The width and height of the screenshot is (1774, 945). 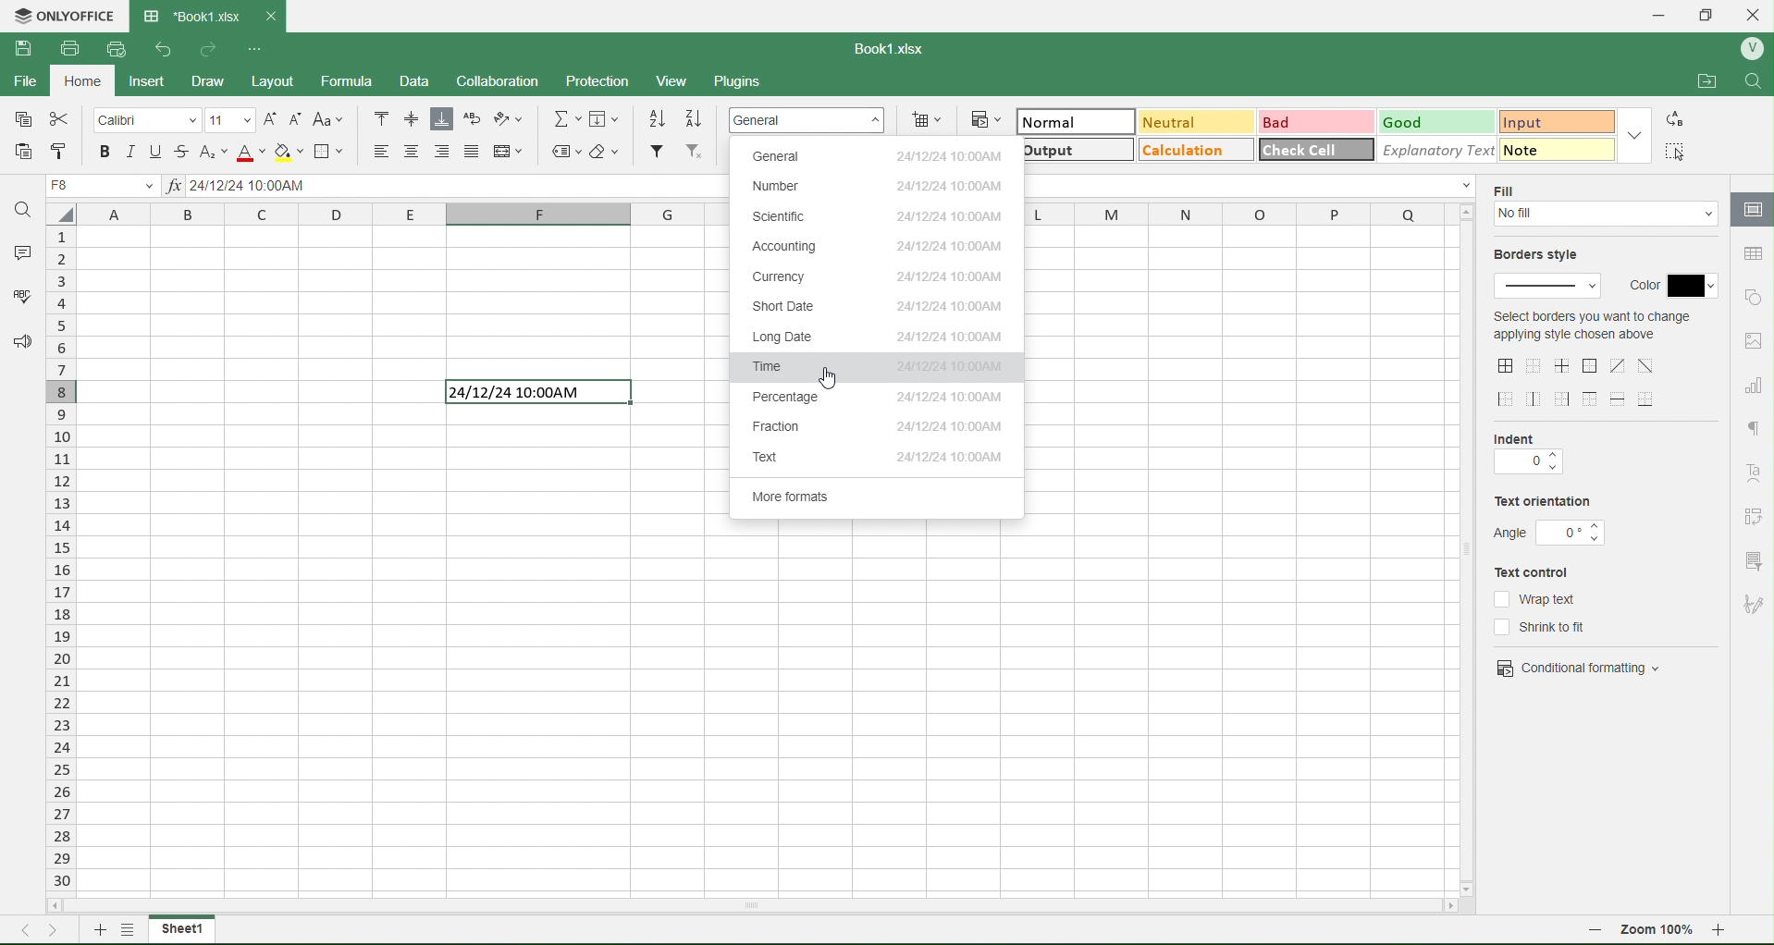 I want to click on filter, so click(x=1752, y=559).